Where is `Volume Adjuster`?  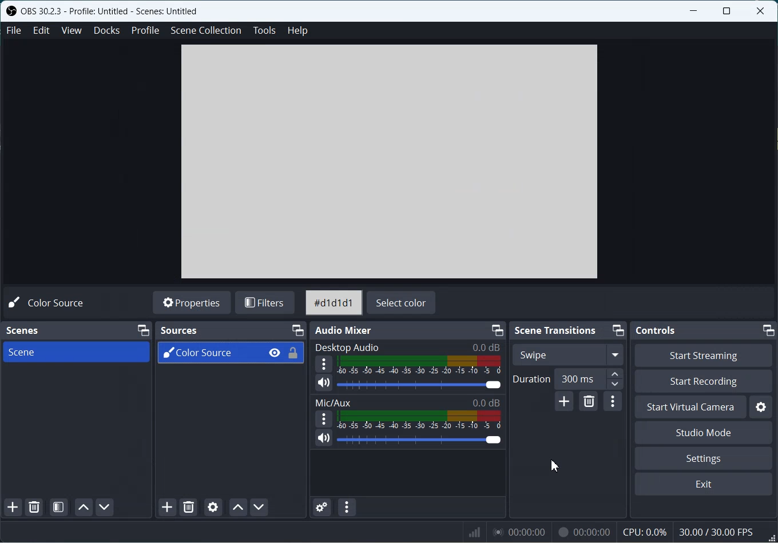 Volume Adjuster is located at coordinates (420, 440).